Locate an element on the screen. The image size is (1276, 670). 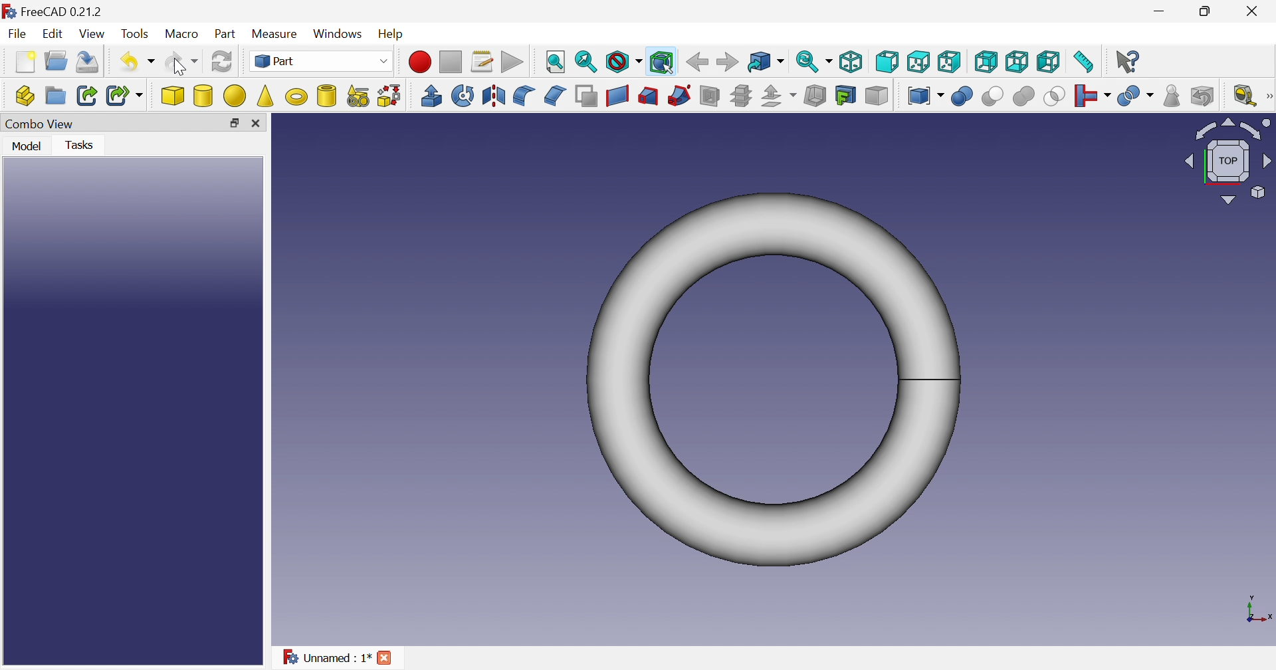
Defeaturing is located at coordinates (1202, 98).